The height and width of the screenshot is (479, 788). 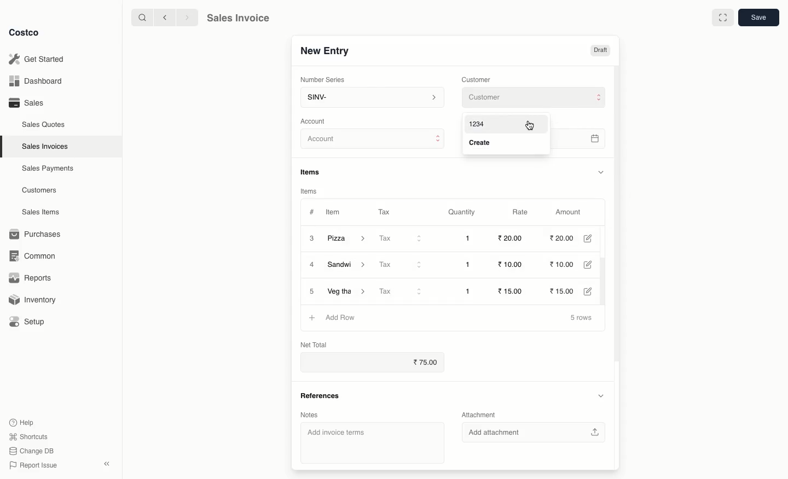 What do you see at coordinates (34, 299) in the screenshot?
I see `Inventory` at bounding box center [34, 299].